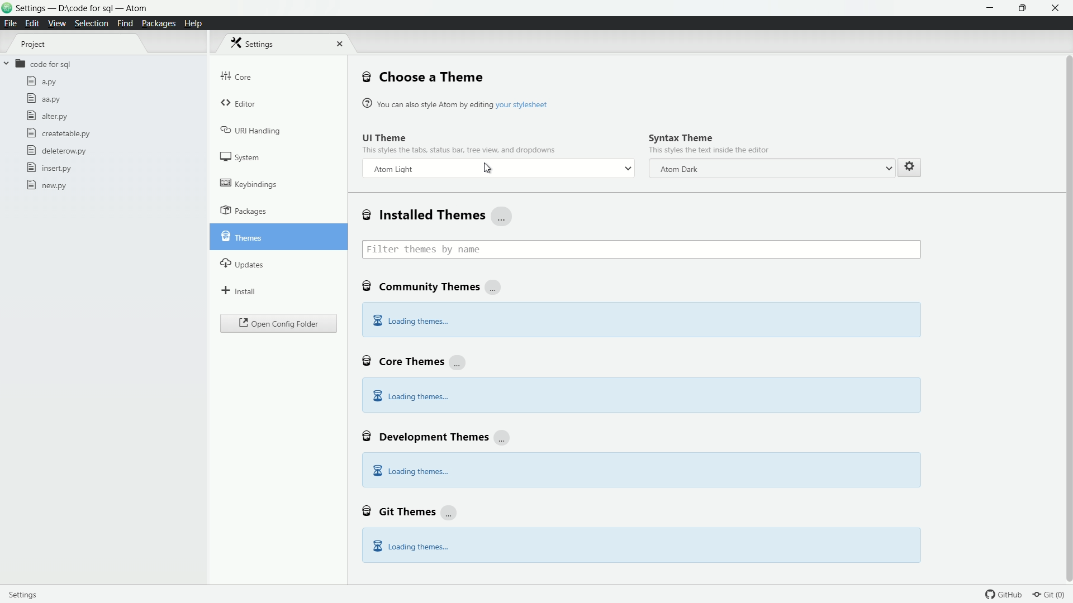 The image size is (1073, 603). I want to click on maximize or restore, so click(1024, 8).